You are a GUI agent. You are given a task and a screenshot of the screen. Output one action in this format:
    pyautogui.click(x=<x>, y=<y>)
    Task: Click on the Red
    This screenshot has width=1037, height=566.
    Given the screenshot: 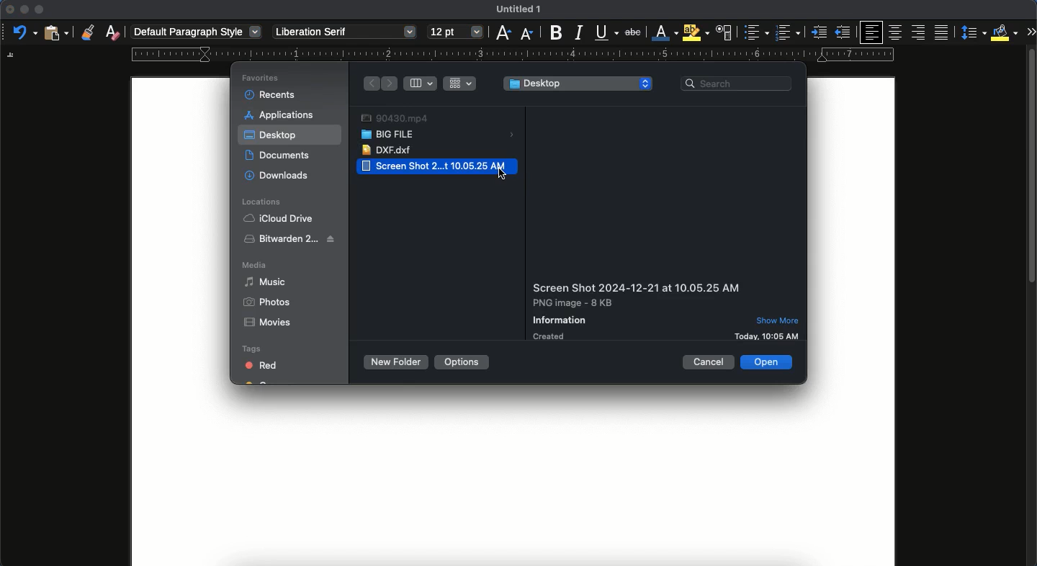 What is the action you would take?
    pyautogui.click(x=257, y=365)
    